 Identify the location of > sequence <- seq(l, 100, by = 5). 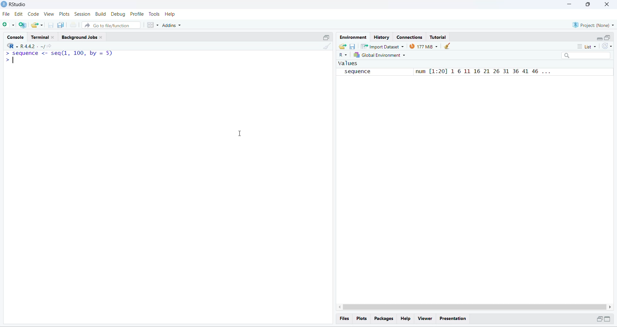
(59, 54).